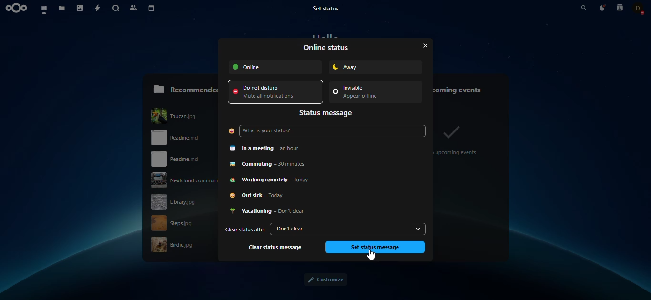  I want to click on in a meeting, so click(270, 148).